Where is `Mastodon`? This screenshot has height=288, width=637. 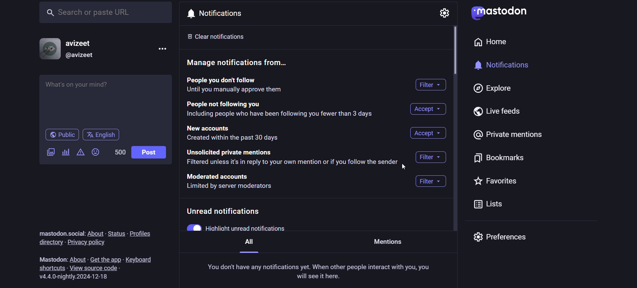
Mastodon is located at coordinates (52, 257).